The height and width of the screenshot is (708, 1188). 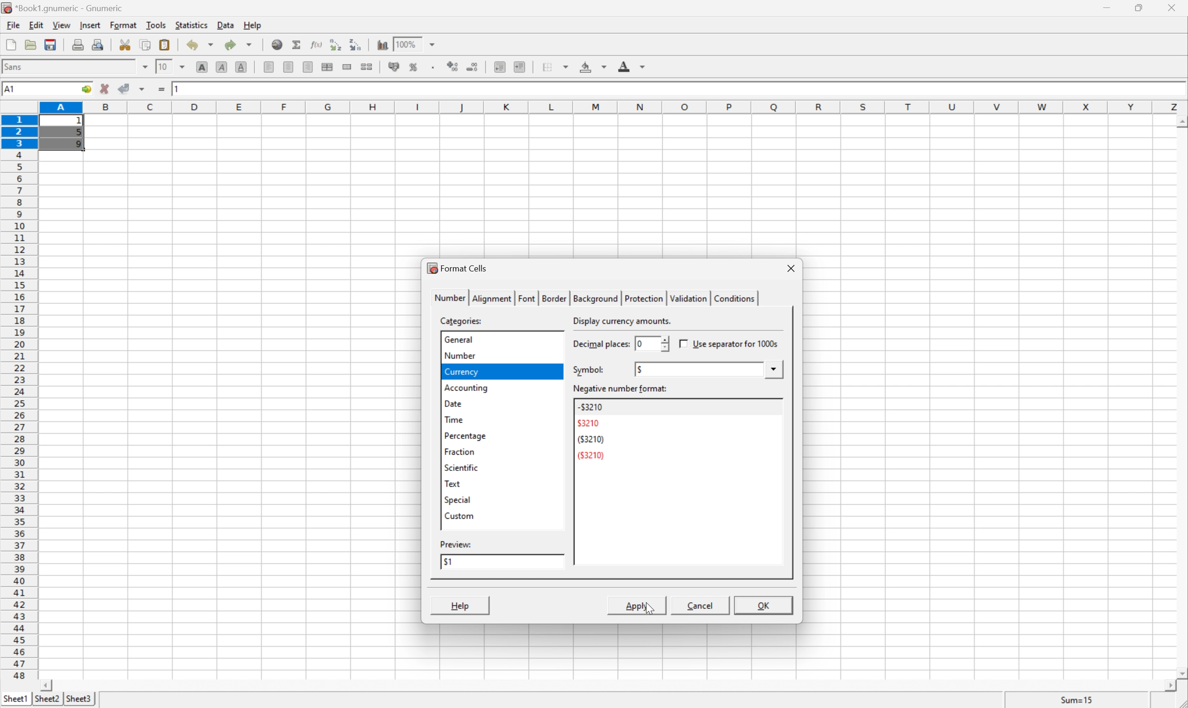 I want to click on column names, so click(x=615, y=108).